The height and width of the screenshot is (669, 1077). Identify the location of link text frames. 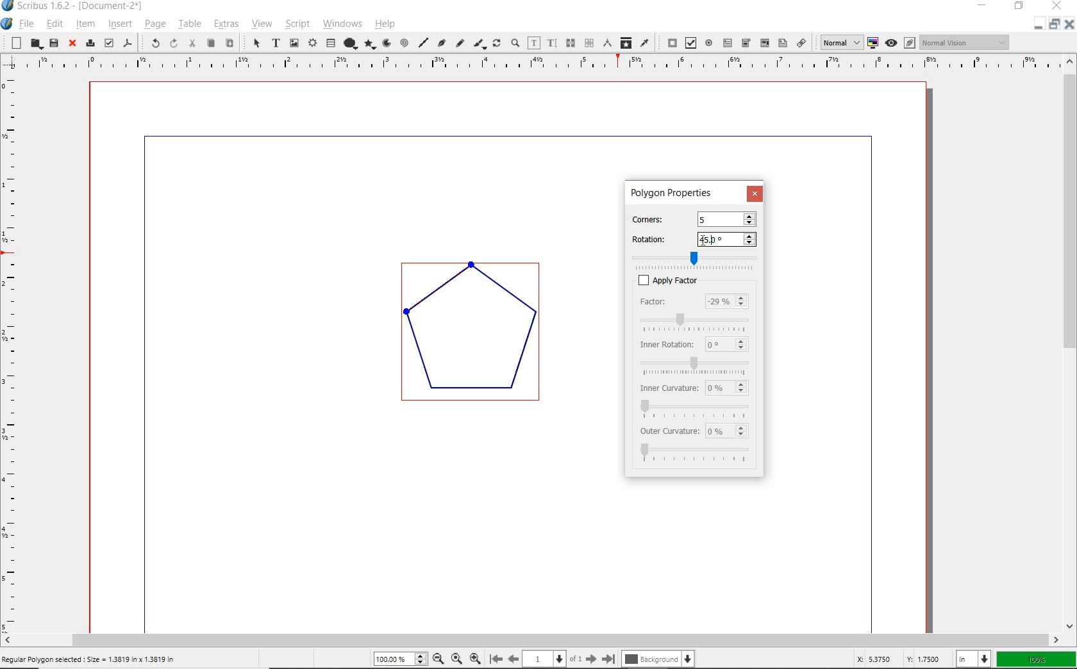
(570, 43).